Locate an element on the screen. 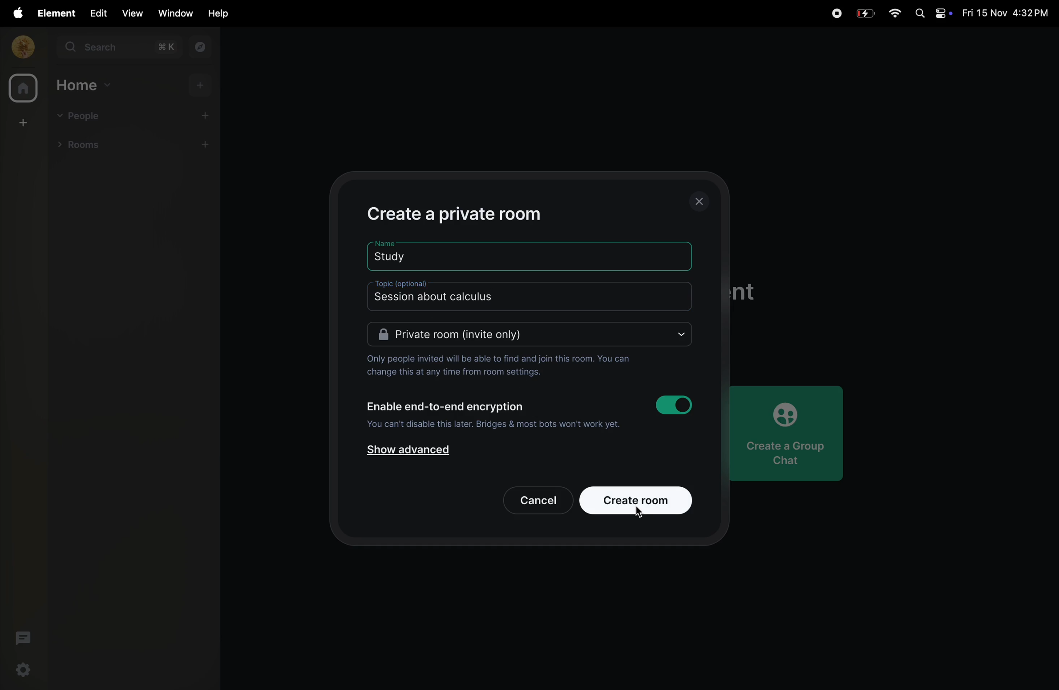  only invited people can join them is located at coordinates (499, 365).